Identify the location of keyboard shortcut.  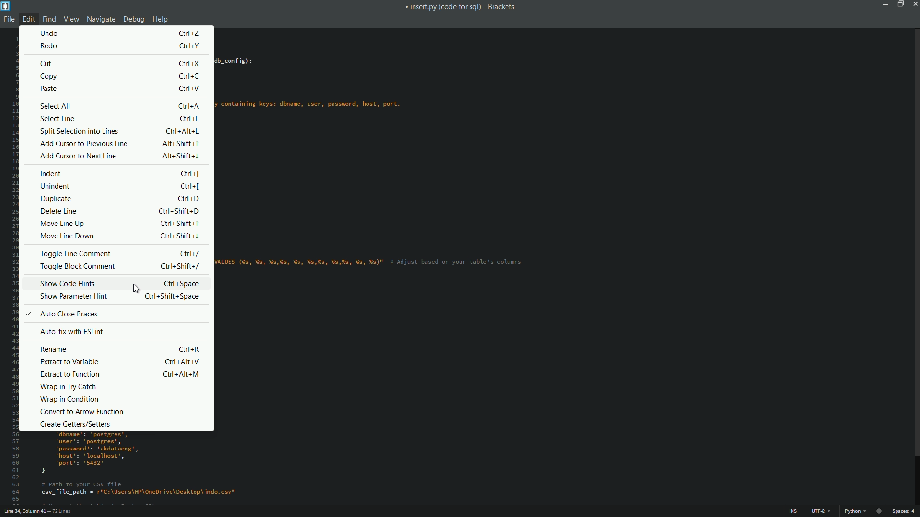
(184, 362).